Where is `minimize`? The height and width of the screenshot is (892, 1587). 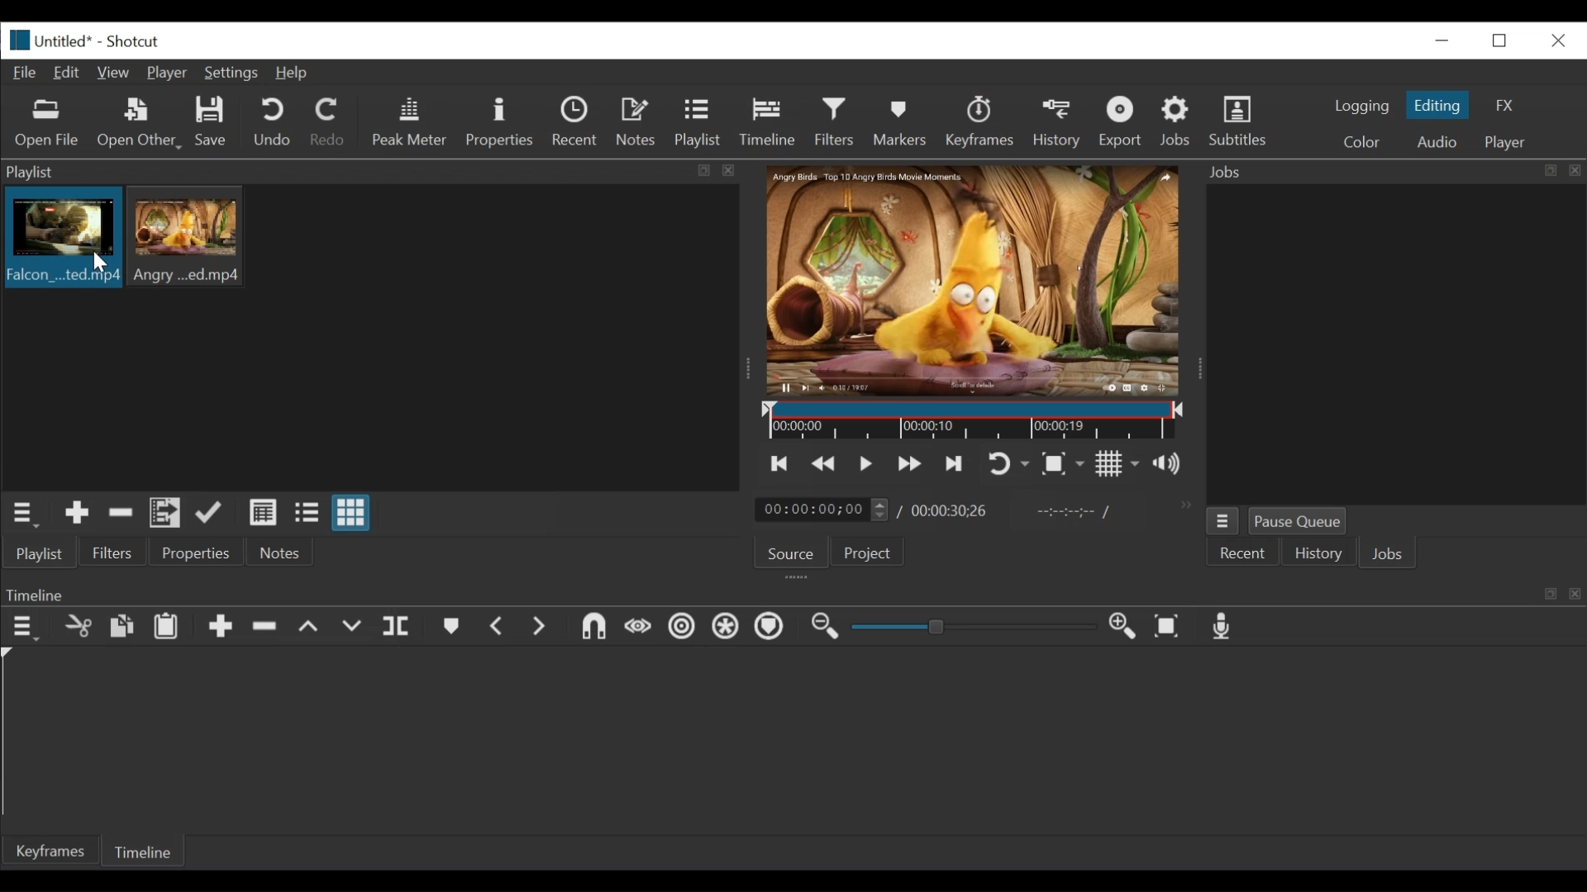
minimize is located at coordinates (1442, 40).